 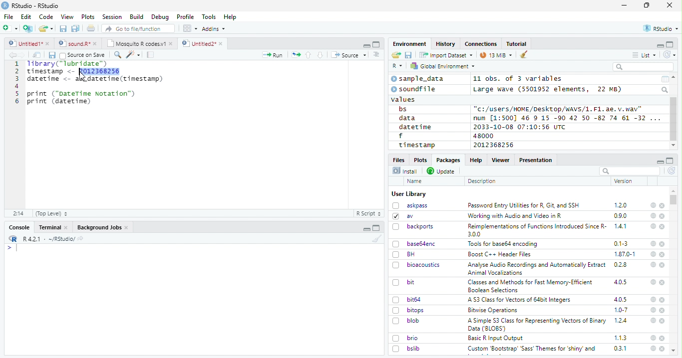 I want to click on sound.R*, so click(x=78, y=44).